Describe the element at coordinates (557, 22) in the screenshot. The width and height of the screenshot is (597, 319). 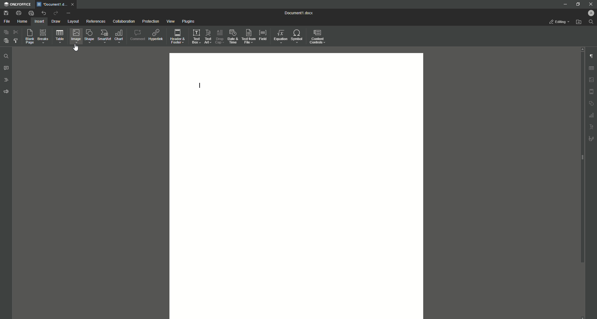
I see `Editing` at that location.